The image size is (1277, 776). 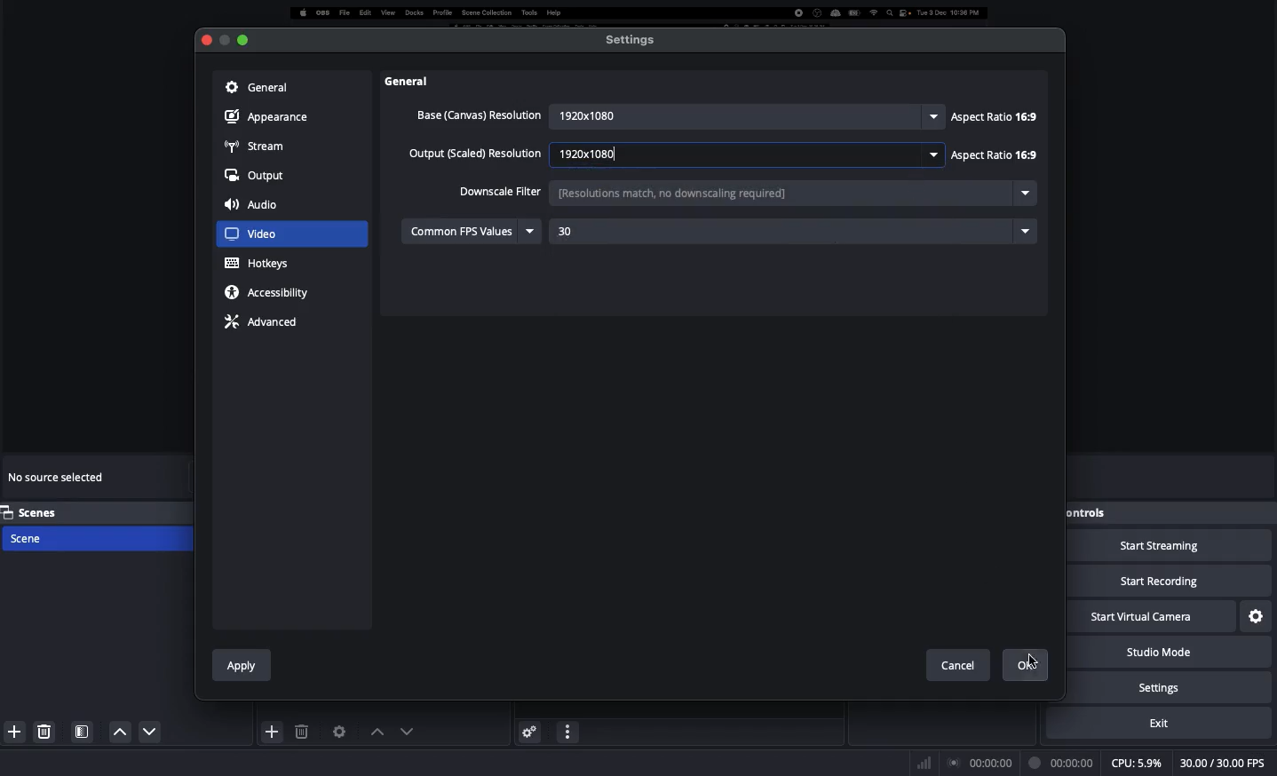 What do you see at coordinates (1037, 655) in the screenshot?
I see `Cursor` at bounding box center [1037, 655].